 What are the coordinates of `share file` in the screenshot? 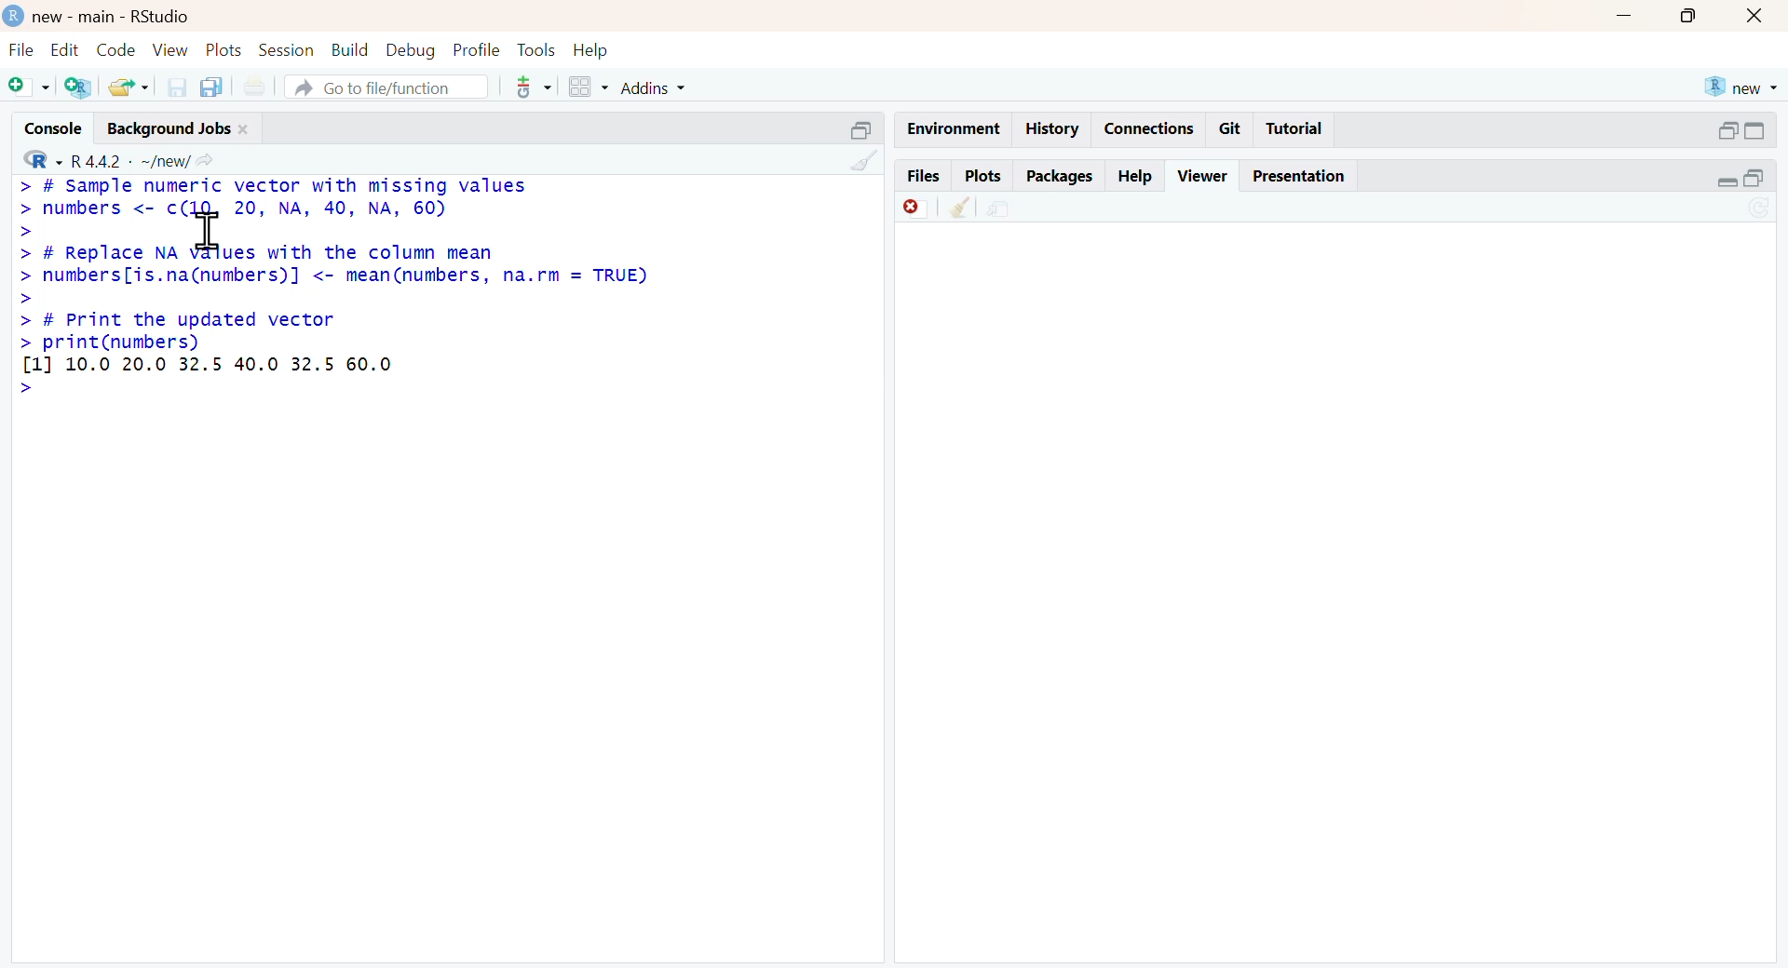 It's located at (1003, 209).